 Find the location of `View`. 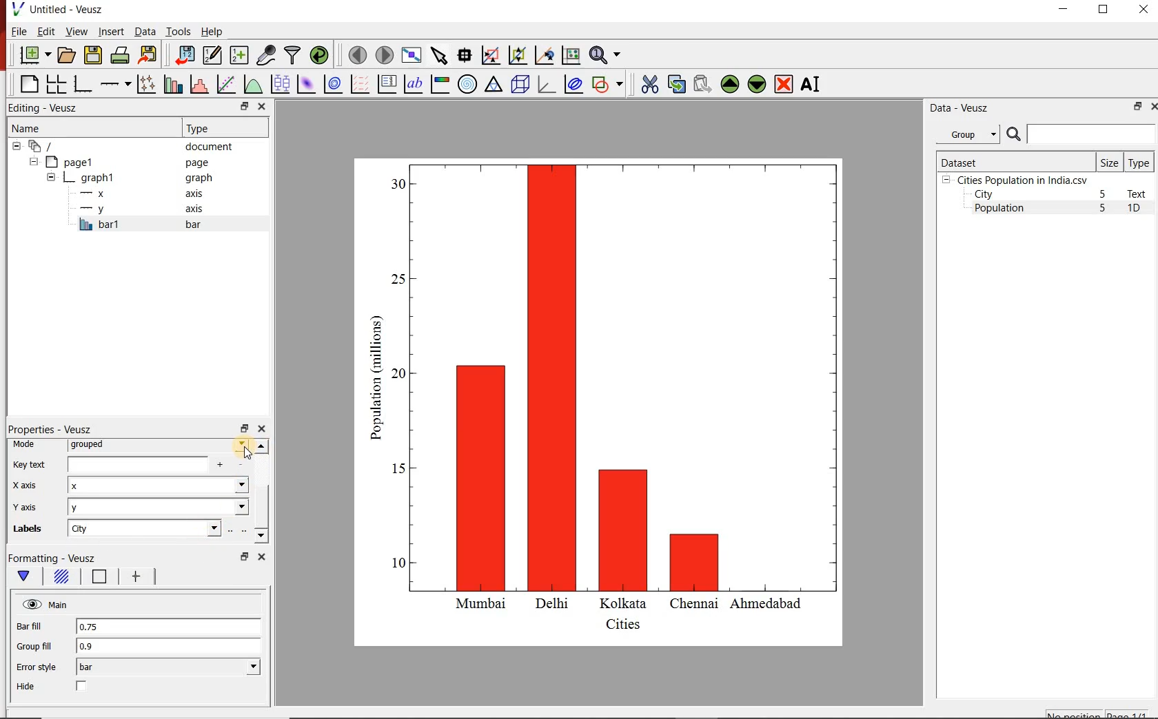

View is located at coordinates (74, 30).